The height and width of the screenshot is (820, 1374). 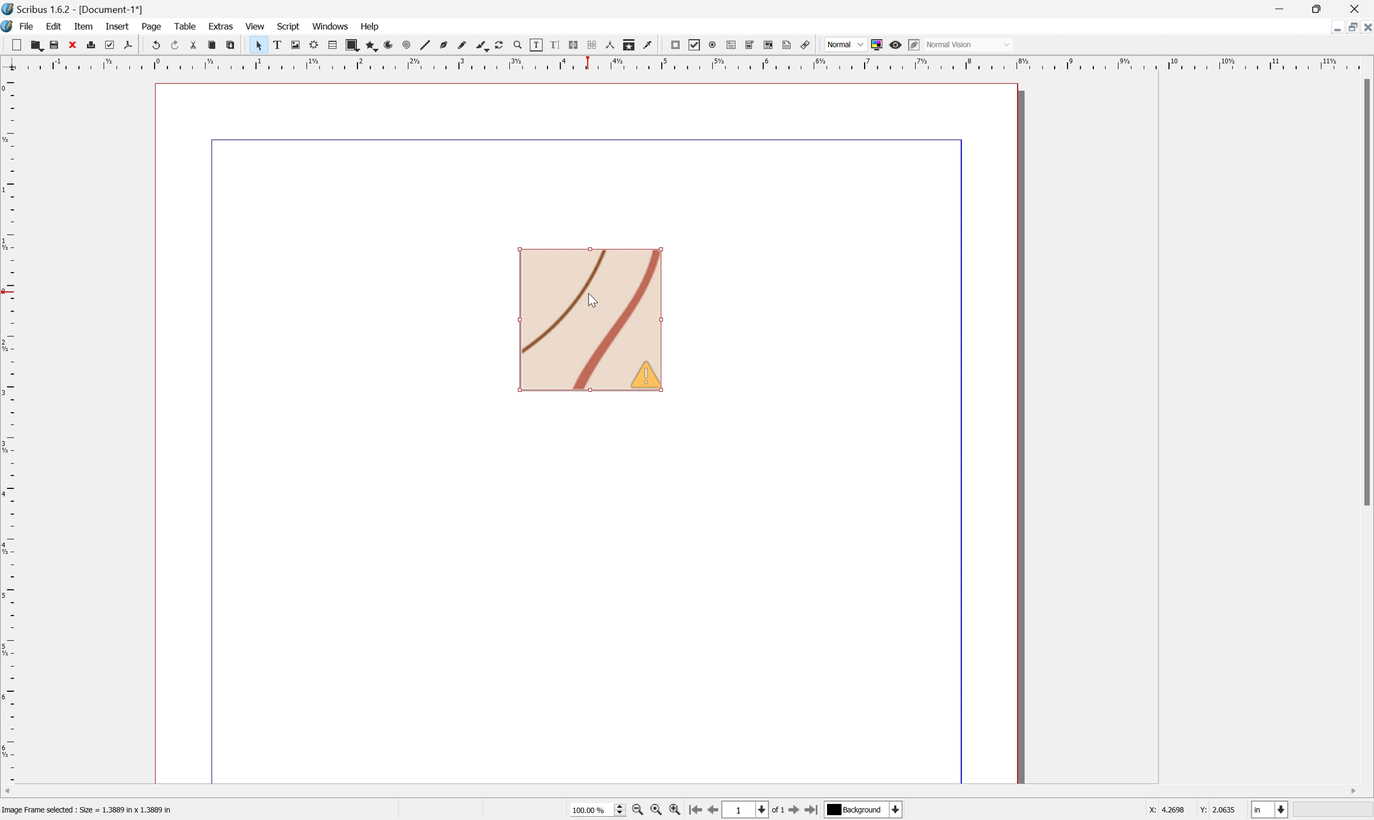 I want to click on Script, so click(x=291, y=25).